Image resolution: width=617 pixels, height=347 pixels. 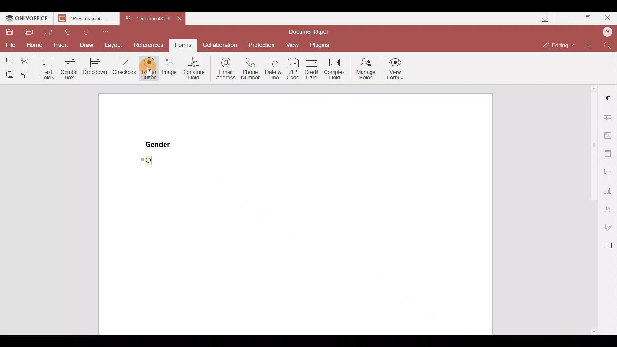 What do you see at coordinates (32, 46) in the screenshot?
I see `Home` at bounding box center [32, 46].